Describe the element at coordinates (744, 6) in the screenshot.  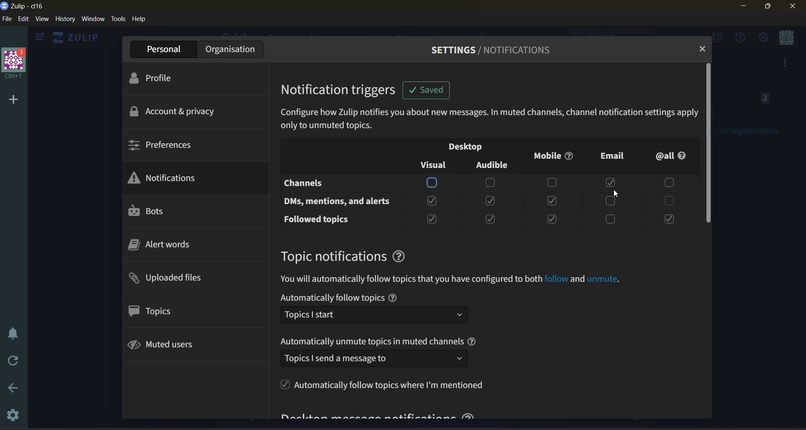
I see `minimize` at that location.